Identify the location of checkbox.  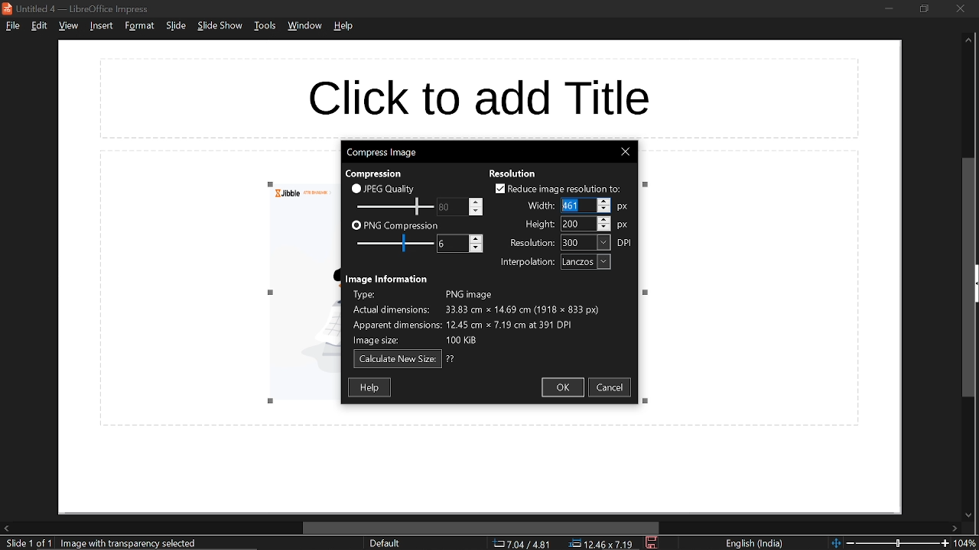
(356, 188).